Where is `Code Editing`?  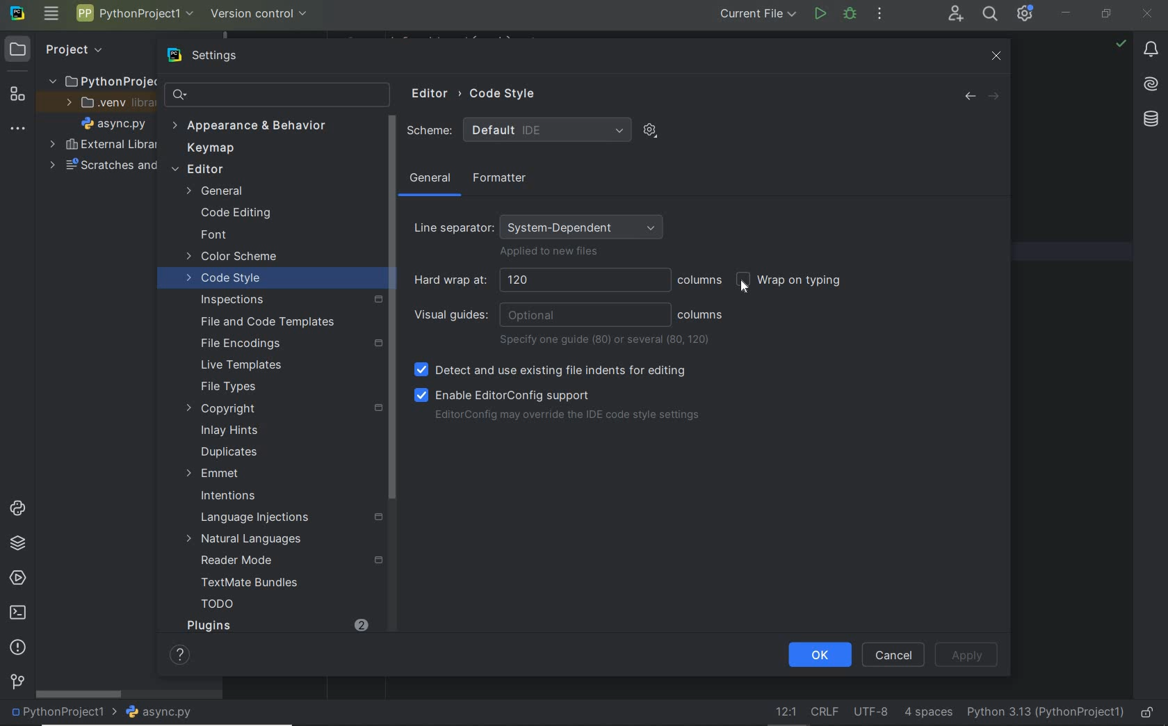
Code Editing is located at coordinates (238, 213).